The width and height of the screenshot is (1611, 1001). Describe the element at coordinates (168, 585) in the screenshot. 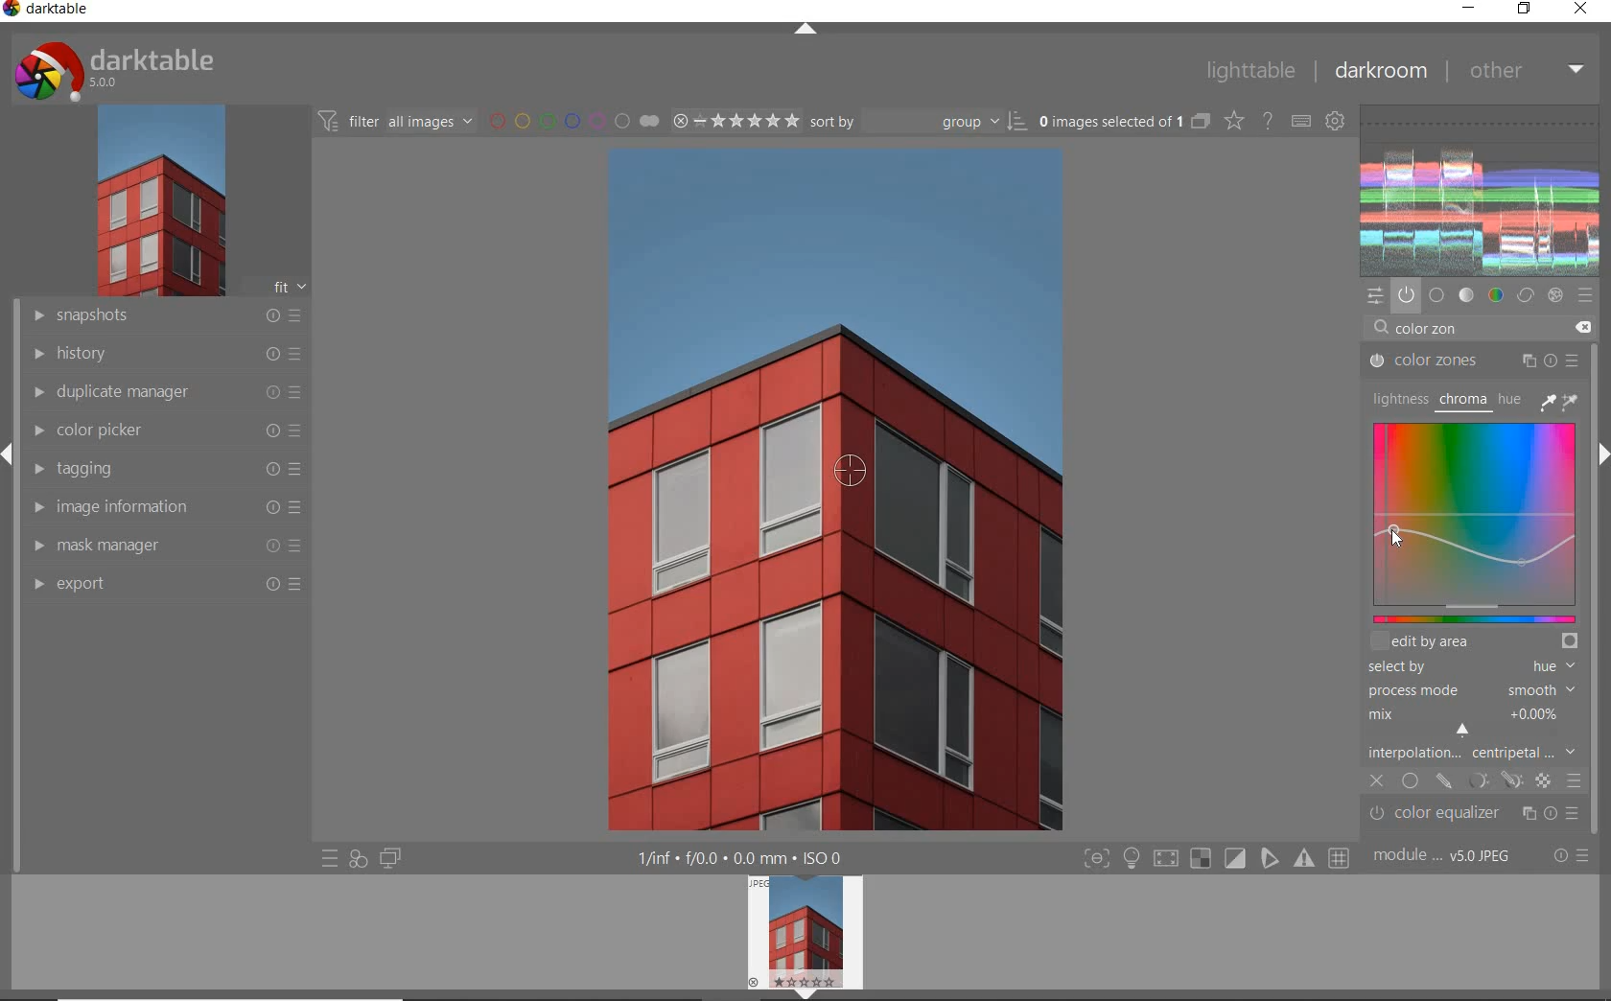

I see `export` at that location.